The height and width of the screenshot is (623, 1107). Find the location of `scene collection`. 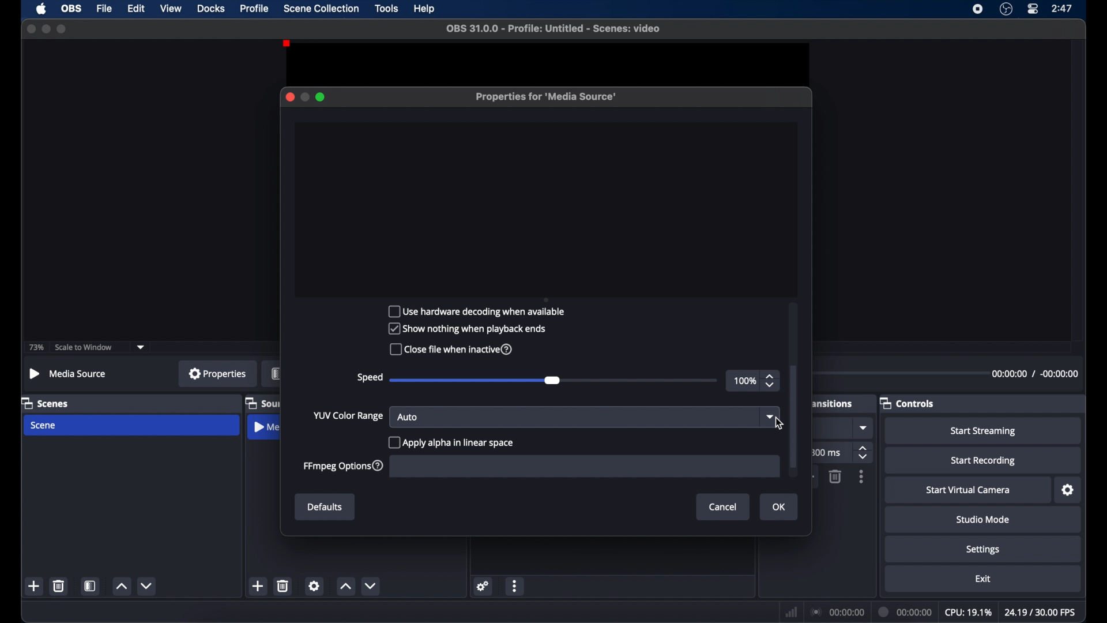

scene collection is located at coordinates (322, 9).